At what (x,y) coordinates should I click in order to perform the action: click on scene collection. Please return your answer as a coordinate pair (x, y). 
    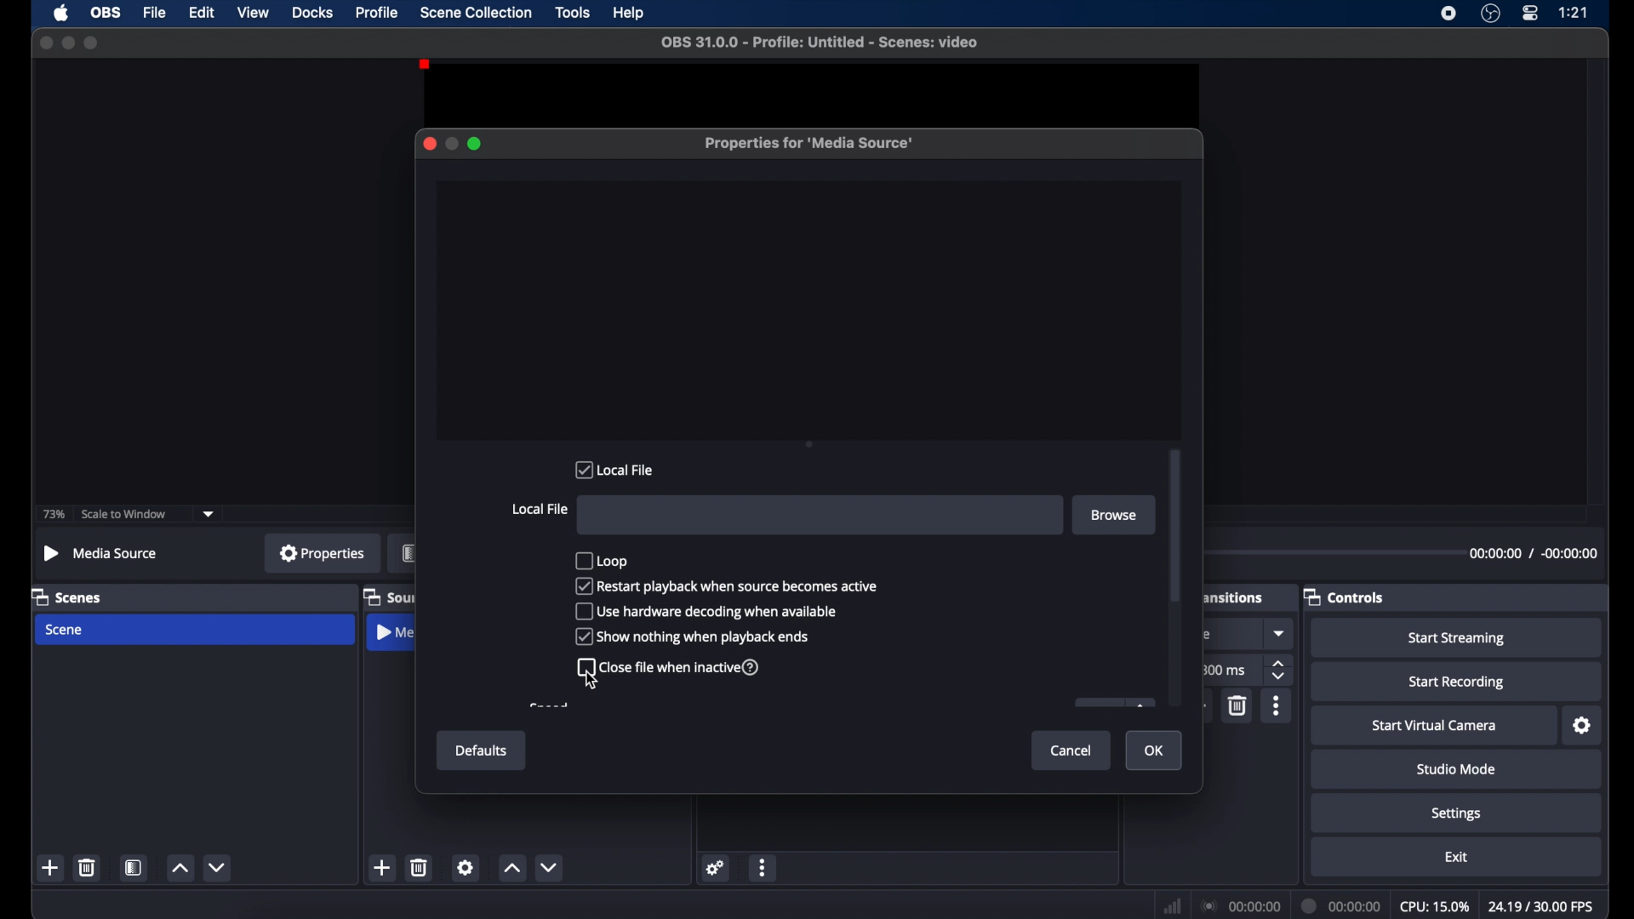
    Looking at the image, I should click on (474, 13).